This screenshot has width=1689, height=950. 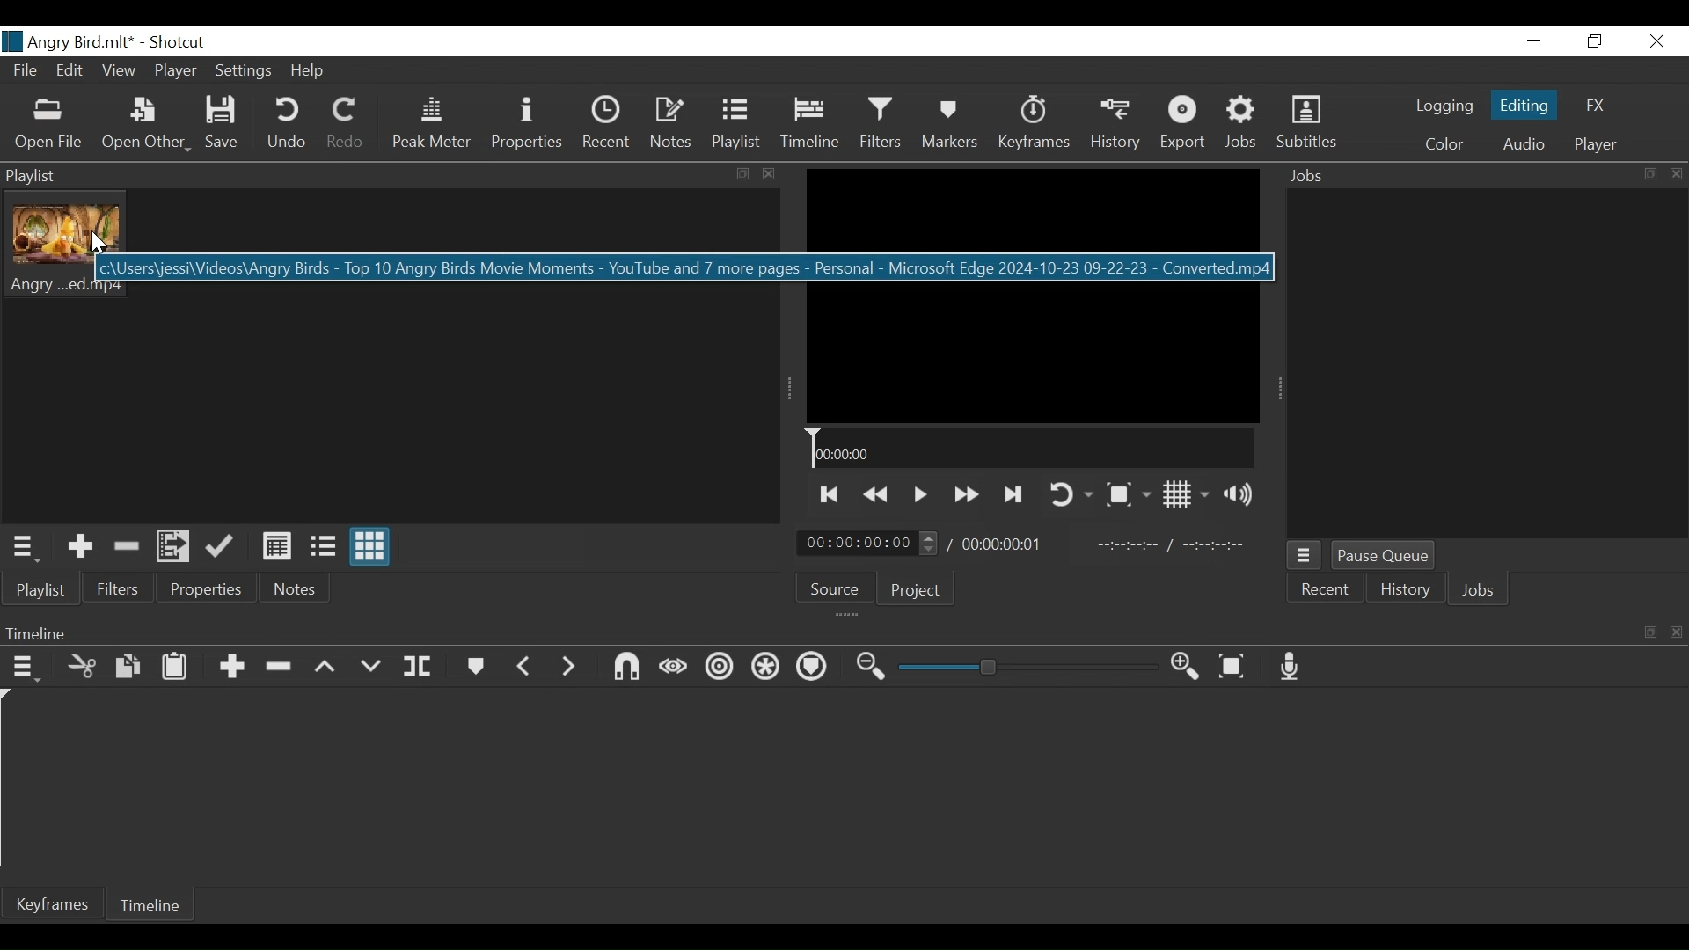 I want to click on Pause Queue, so click(x=1384, y=555).